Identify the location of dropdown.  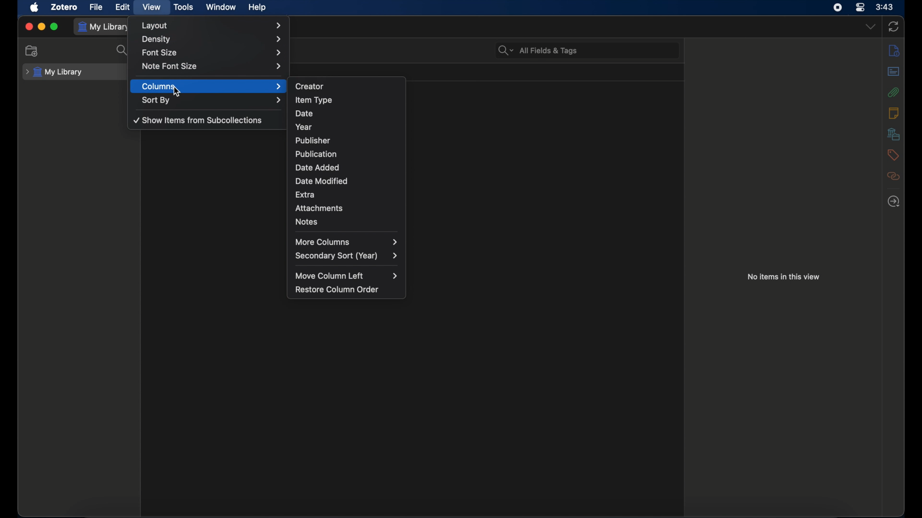
(870, 27).